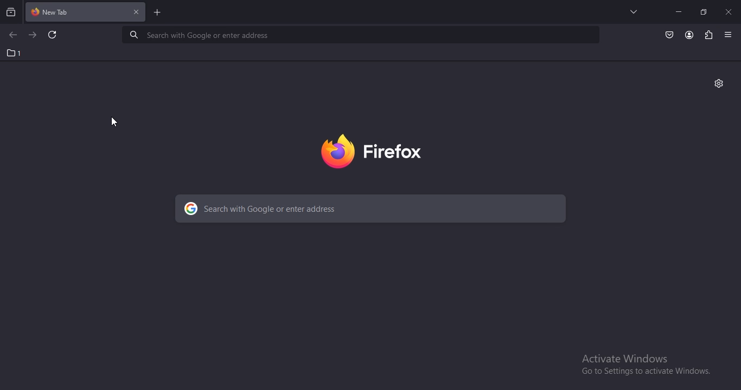  Describe the element at coordinates (33, 34) in the screenshot. I see `click to go to next page` at that location.